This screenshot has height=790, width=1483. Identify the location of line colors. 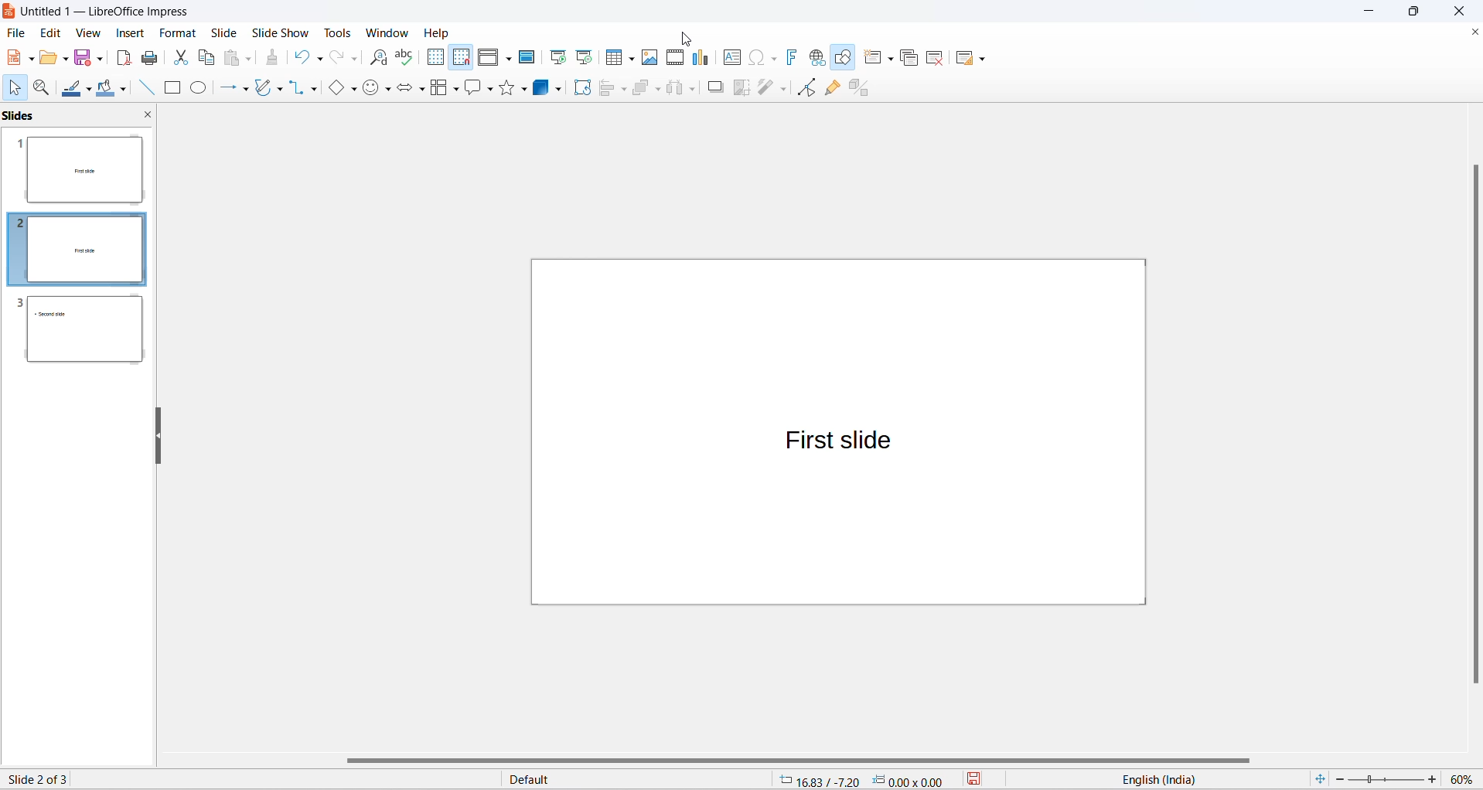
(66, 87).